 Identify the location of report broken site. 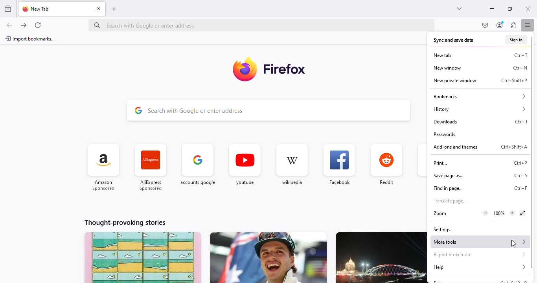
(479, 254).